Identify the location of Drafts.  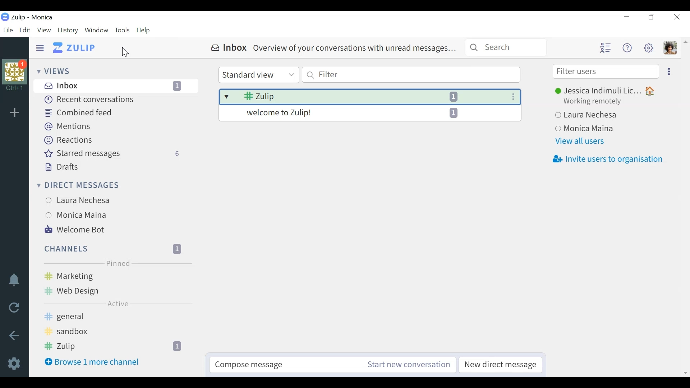
(60, 167).